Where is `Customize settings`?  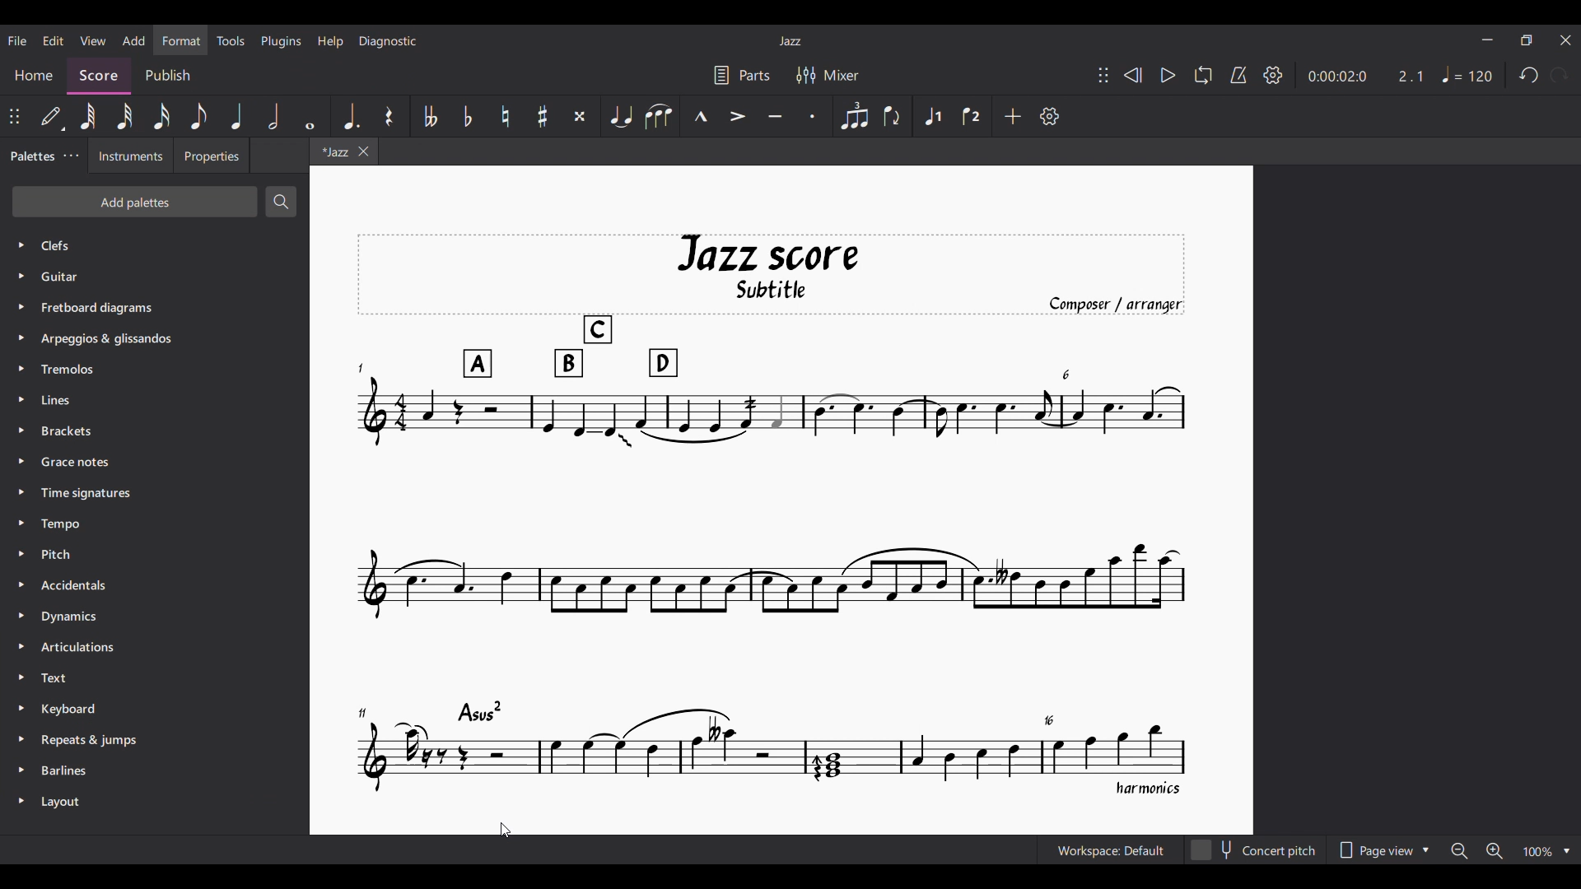 Customize settings is located at coordinates (1049, 116).